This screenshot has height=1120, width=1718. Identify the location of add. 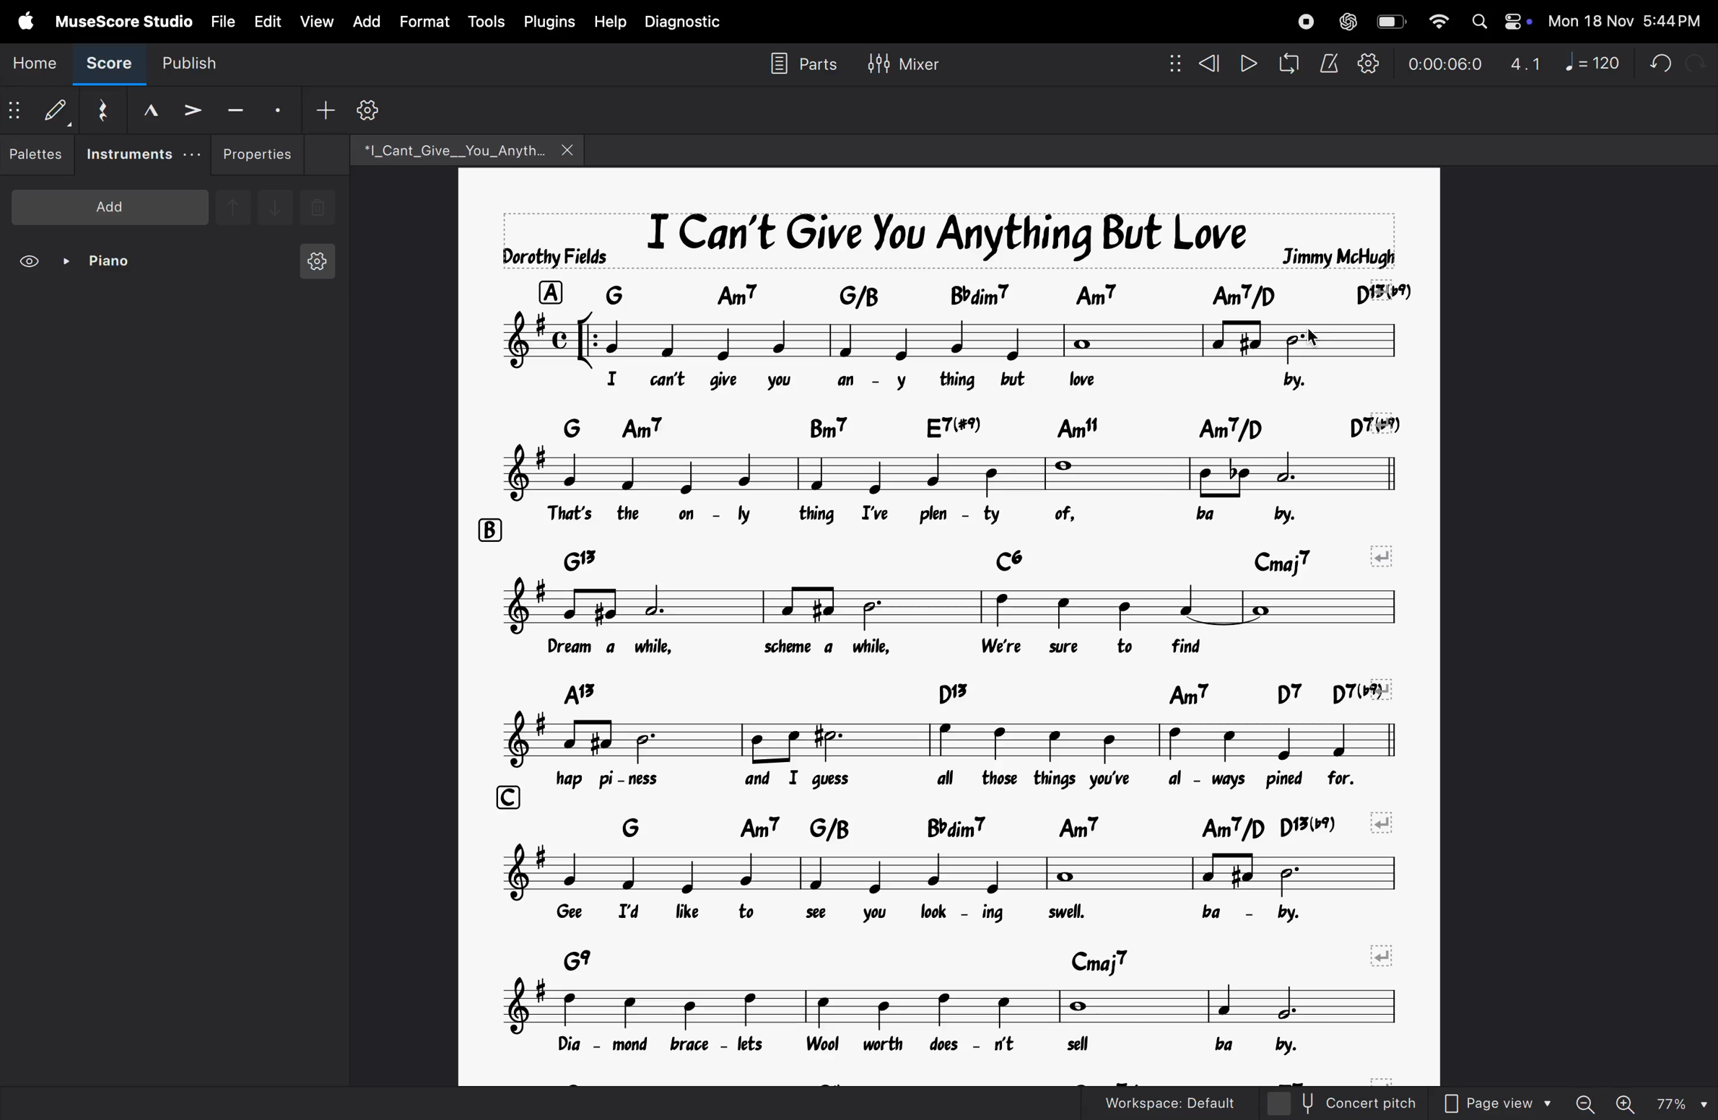
(110, 206).